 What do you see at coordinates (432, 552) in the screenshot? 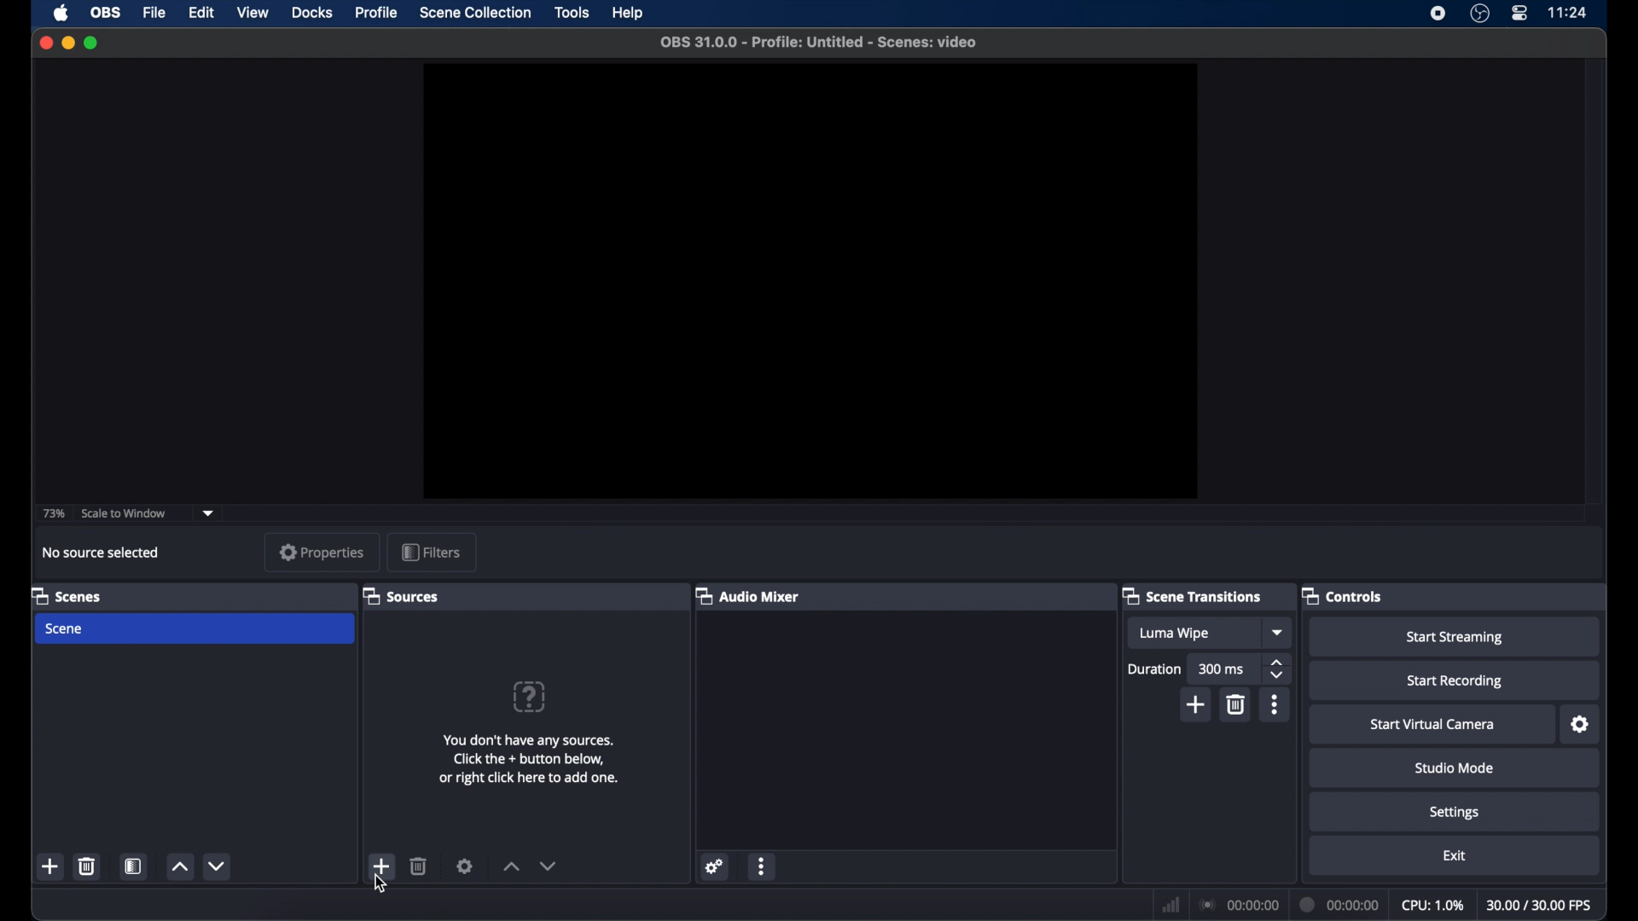
I see `filters` at bounding box center [432, 552].